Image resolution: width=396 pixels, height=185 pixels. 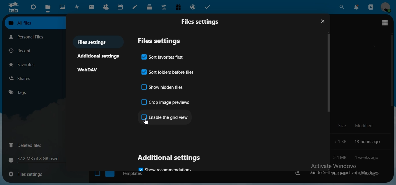 What do you see at coordinates (29, 145) in the screenshot?
I see `deleted files` at bounding box center [29, 145].